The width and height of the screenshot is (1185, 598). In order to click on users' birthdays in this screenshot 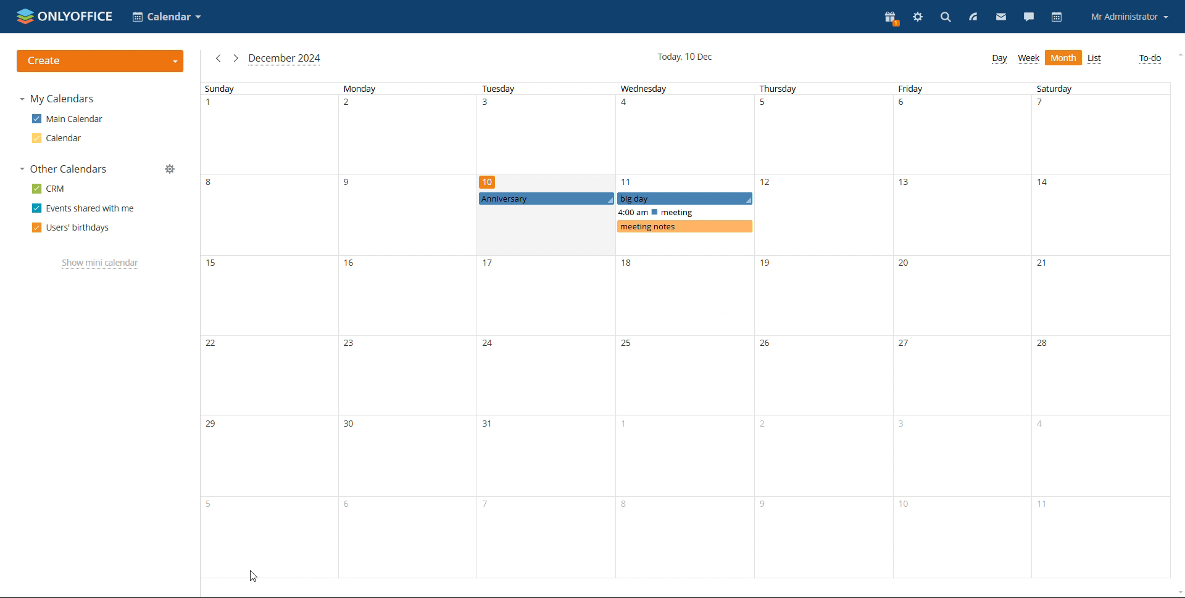, I will do `click(71, 227)`.